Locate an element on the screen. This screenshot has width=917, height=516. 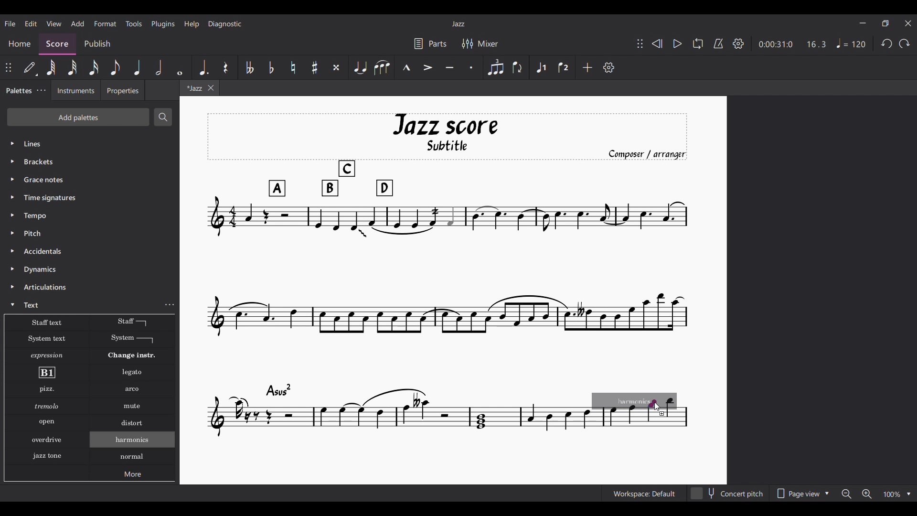
Palette options is located at coordinates (57, 144).